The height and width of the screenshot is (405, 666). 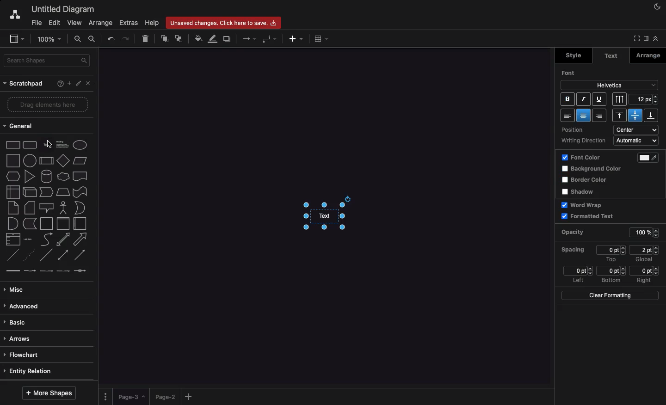 I want to click on dotted line, so click(x=28, y=255).